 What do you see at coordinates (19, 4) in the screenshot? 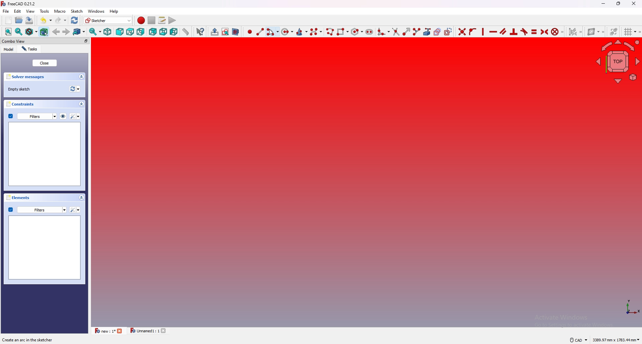
I see `FreeCAD 0.21.2` at bounding box center [19, 4].